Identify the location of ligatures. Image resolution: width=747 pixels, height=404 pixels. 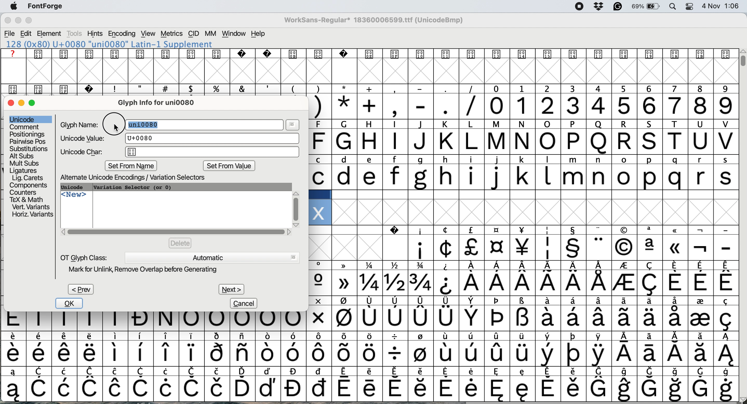
(25, 170).